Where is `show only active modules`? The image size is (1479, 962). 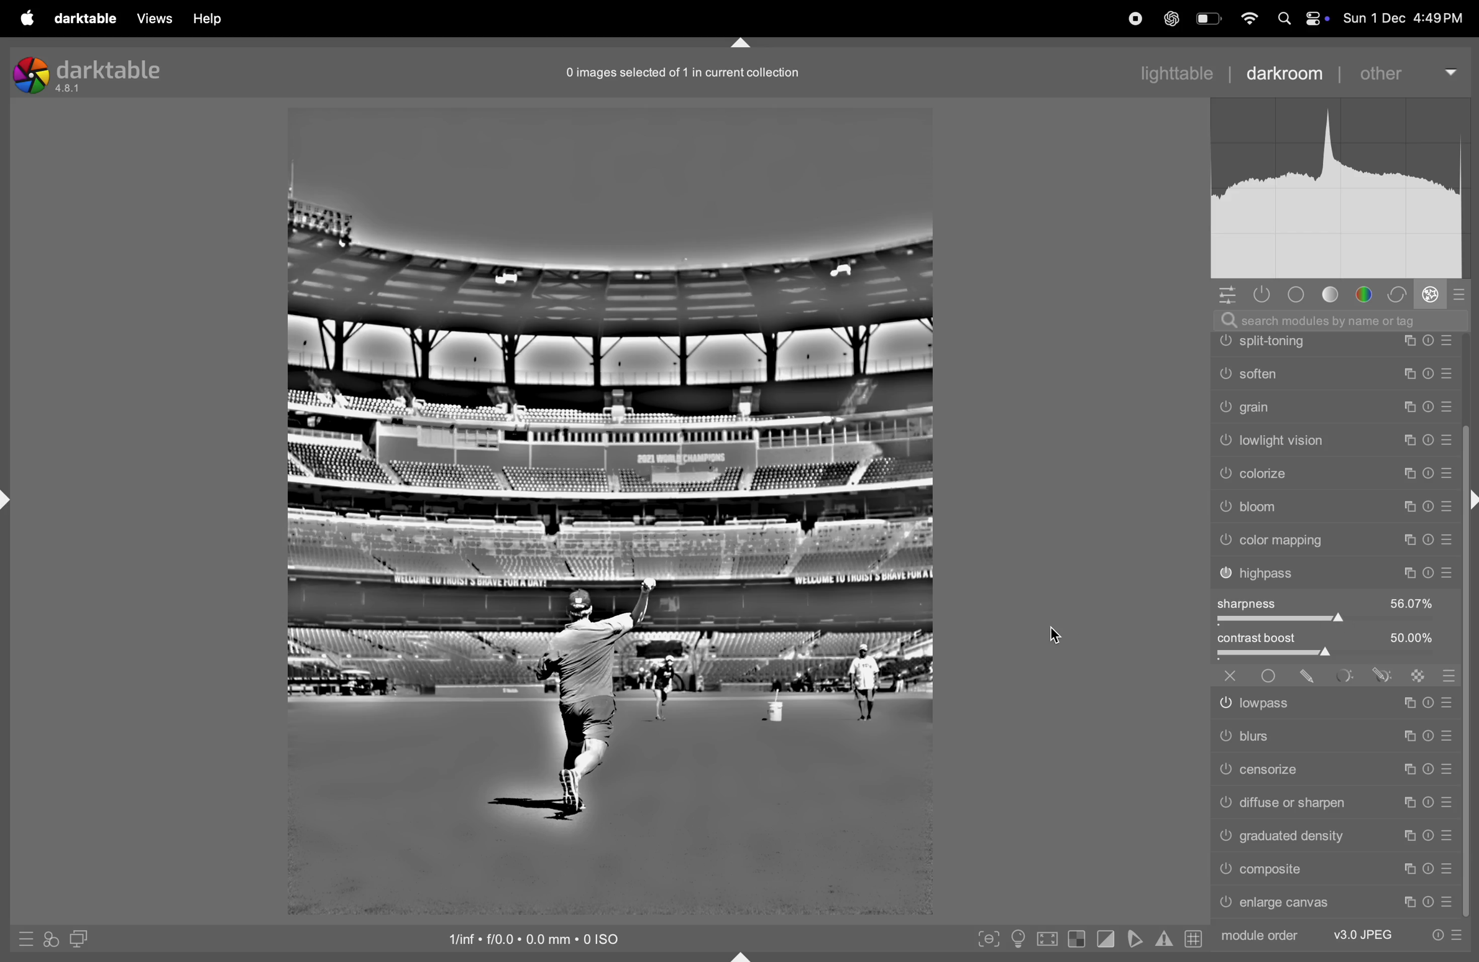
show only active modules is located at coordinates (1263, 294).